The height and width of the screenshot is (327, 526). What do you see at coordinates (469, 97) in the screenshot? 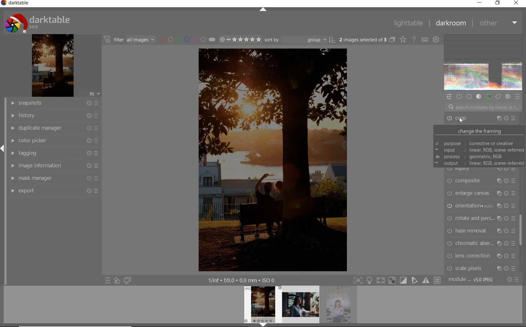
I see `base` at bounding box center [469, 97].